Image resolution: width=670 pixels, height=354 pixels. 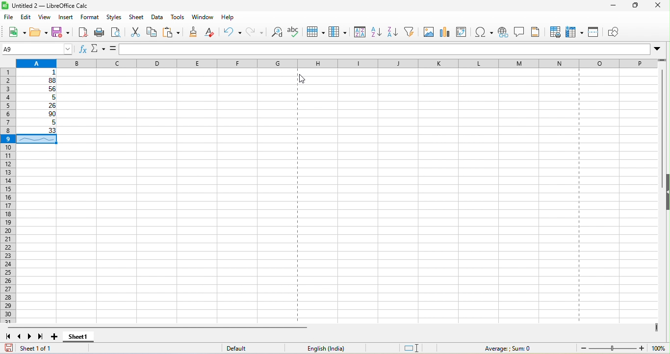 I want to click on view, so click(x=47, y=17).